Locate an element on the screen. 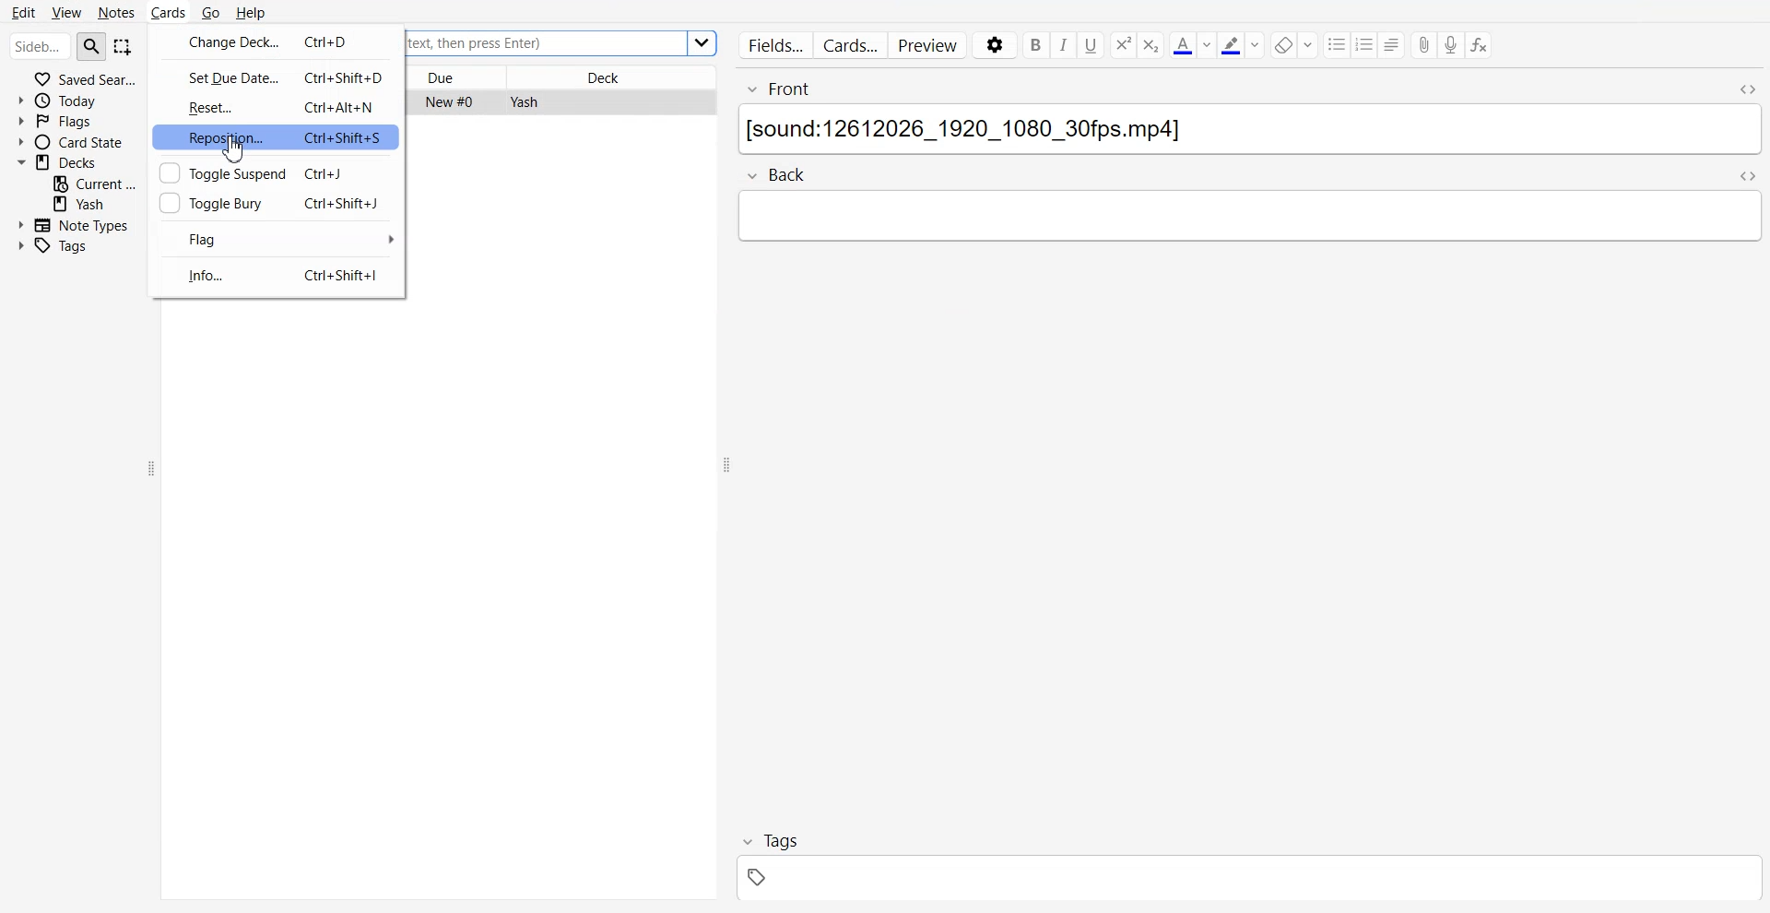 Image resolution: width=1770 pixels, height=913 pixels. Tags is located at coordinates (65, 246).